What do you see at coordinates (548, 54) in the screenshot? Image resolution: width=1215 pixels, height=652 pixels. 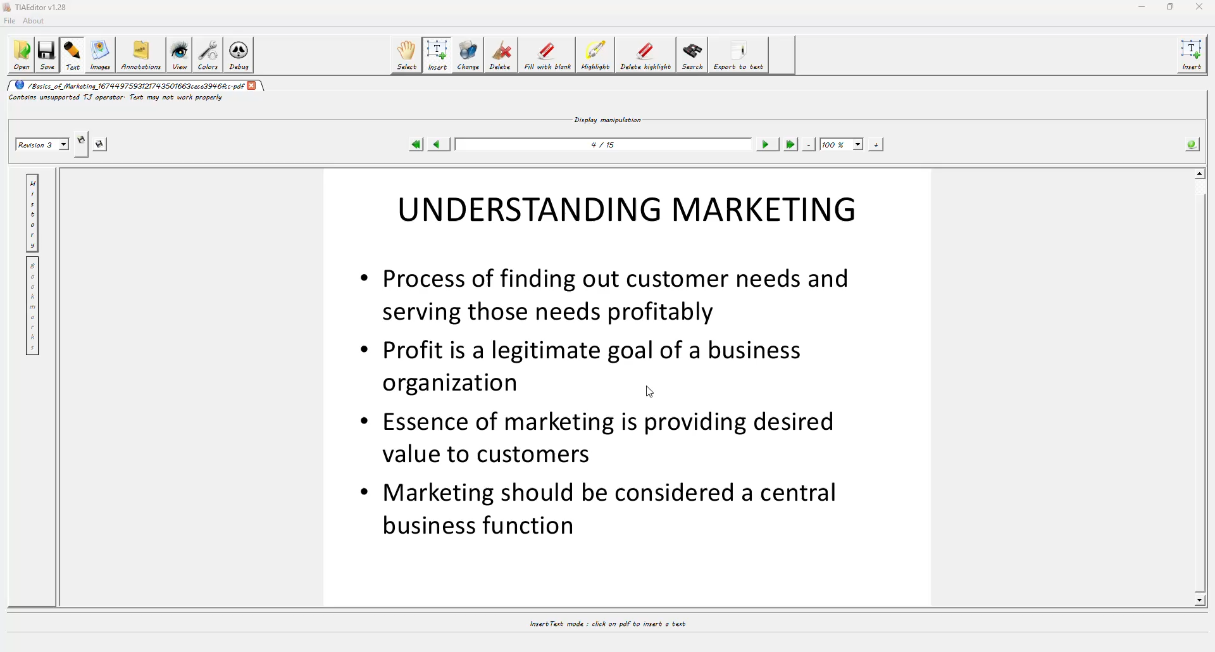 I see `fill with blank` at bounding box center [548, 54].